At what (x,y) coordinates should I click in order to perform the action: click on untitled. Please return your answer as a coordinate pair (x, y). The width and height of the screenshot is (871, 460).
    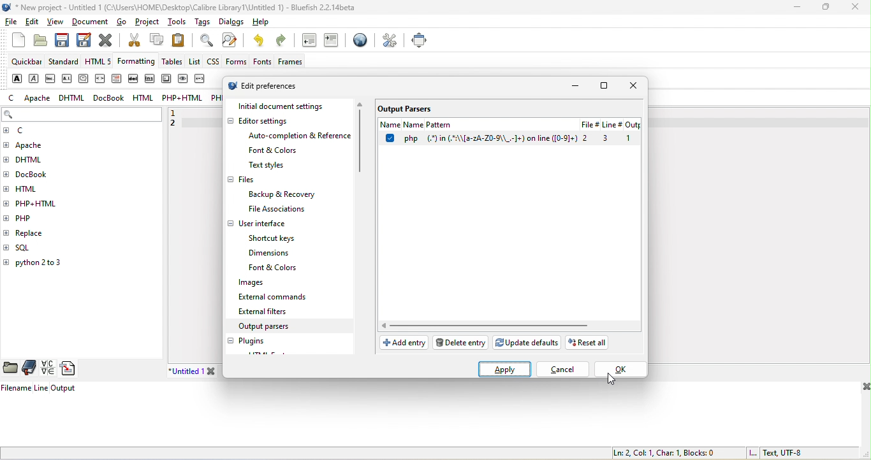
    Looking at the image, I should click on (202, 371).